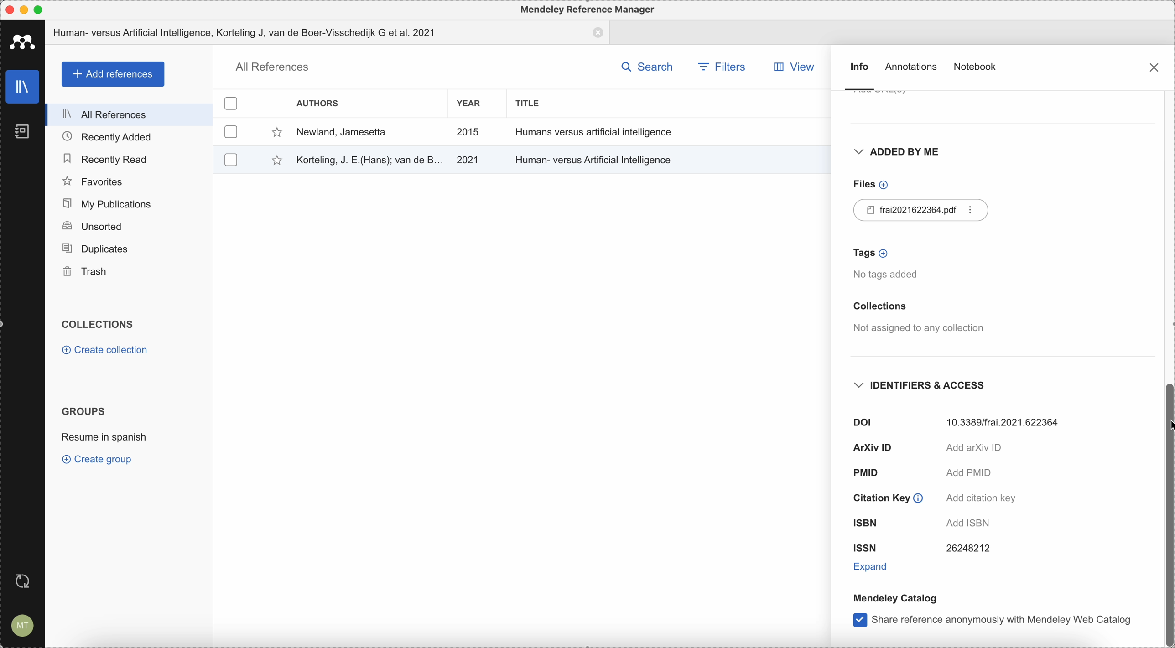  Describe the element at coordinates (468, 160) in the screenshot. I see `2021` at that location.